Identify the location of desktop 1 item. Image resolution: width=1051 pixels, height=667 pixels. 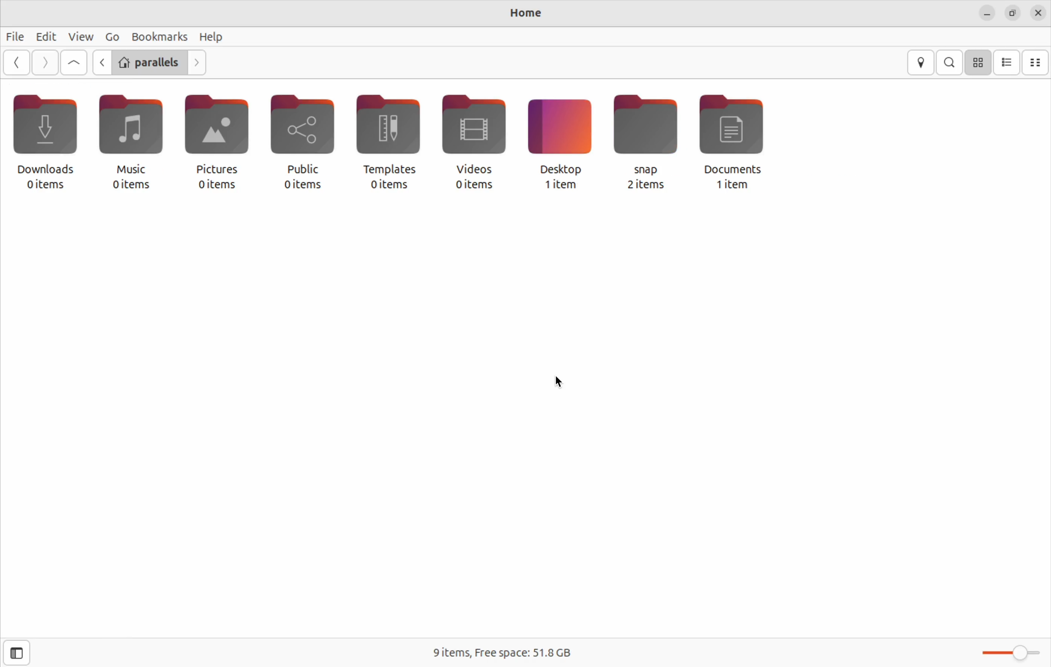
(563, 143).